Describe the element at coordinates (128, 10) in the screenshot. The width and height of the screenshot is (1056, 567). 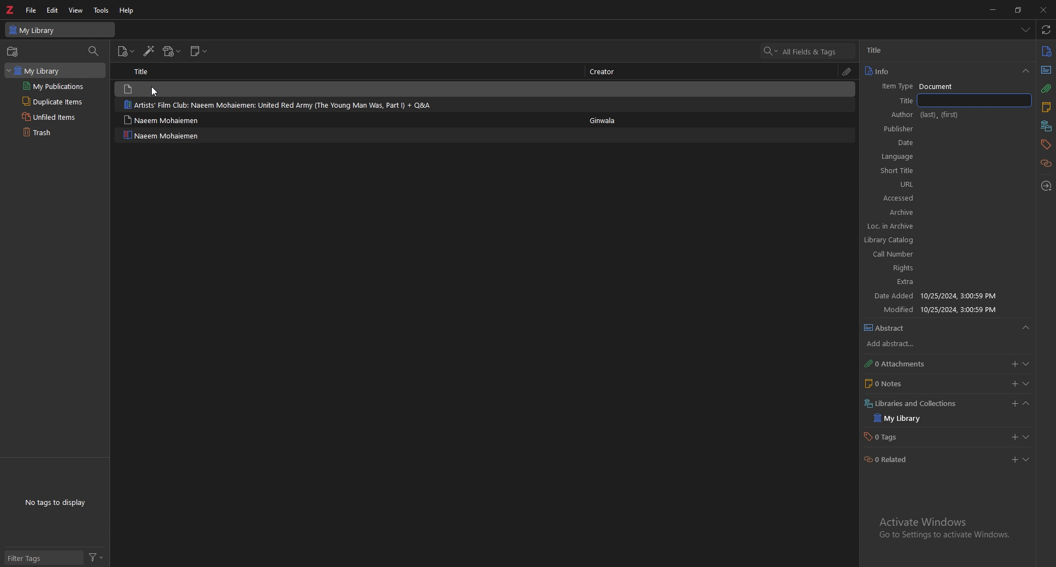
I see `help` at that location.